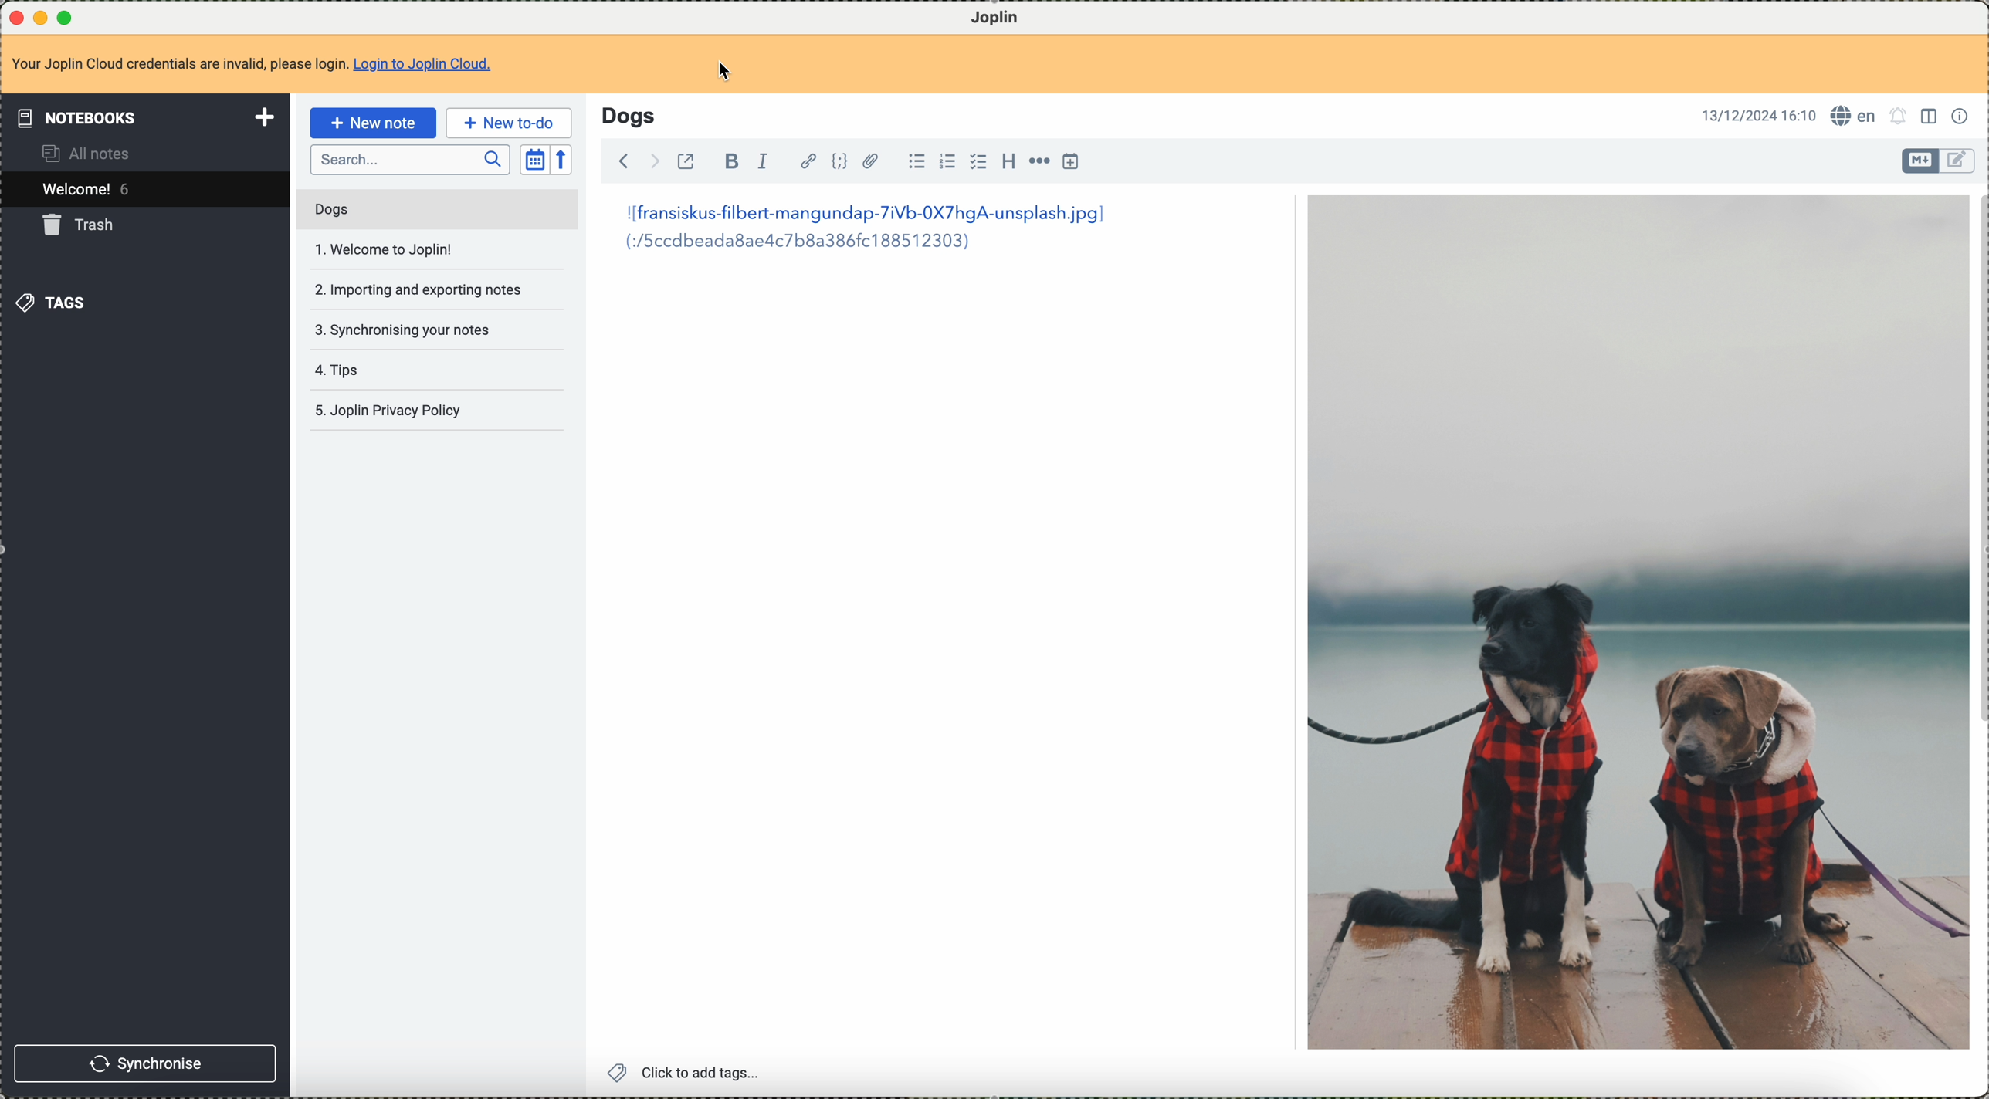 The image size is (1989, 1099). What do you see at coordinates (805, 161) in the screenshot?
I see `hyperlink` at bounding box center [805, 161].